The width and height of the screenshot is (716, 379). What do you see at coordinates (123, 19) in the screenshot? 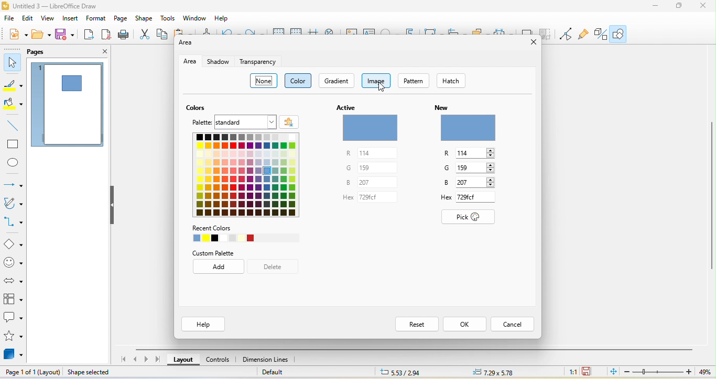
I see `page` at bounding box center [123, 19].